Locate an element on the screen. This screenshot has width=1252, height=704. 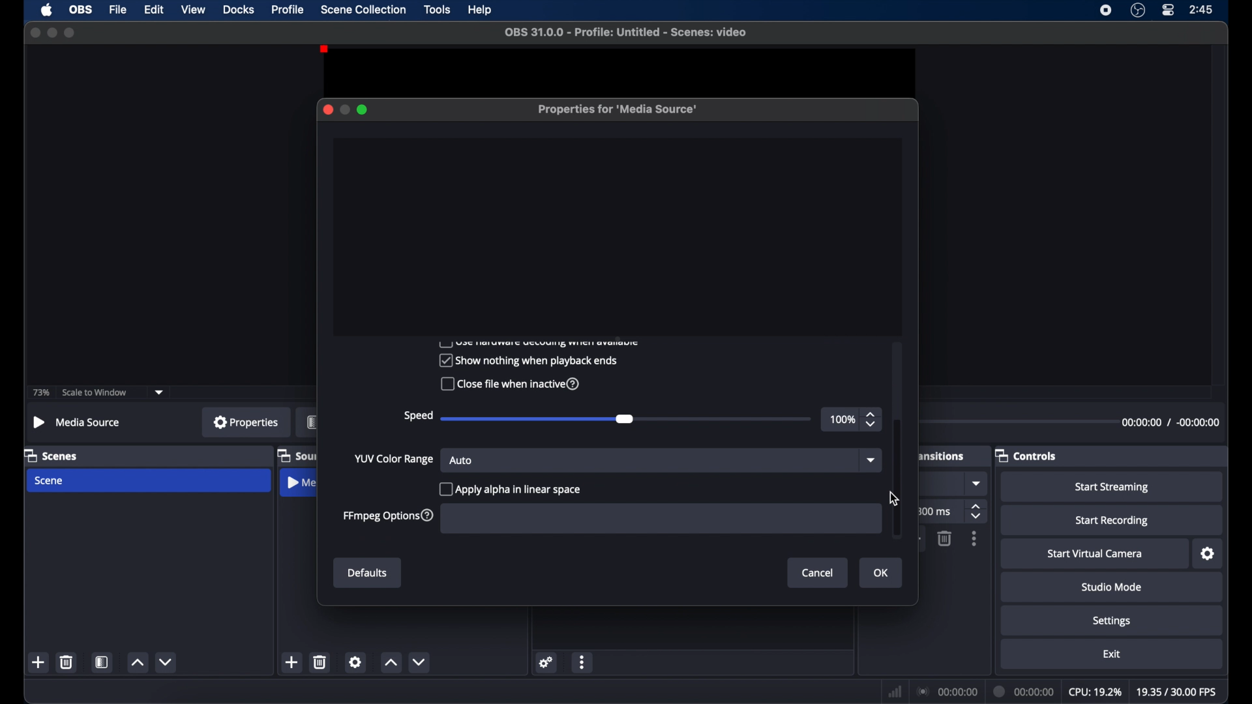
properties is located at coordinates (246, 422).